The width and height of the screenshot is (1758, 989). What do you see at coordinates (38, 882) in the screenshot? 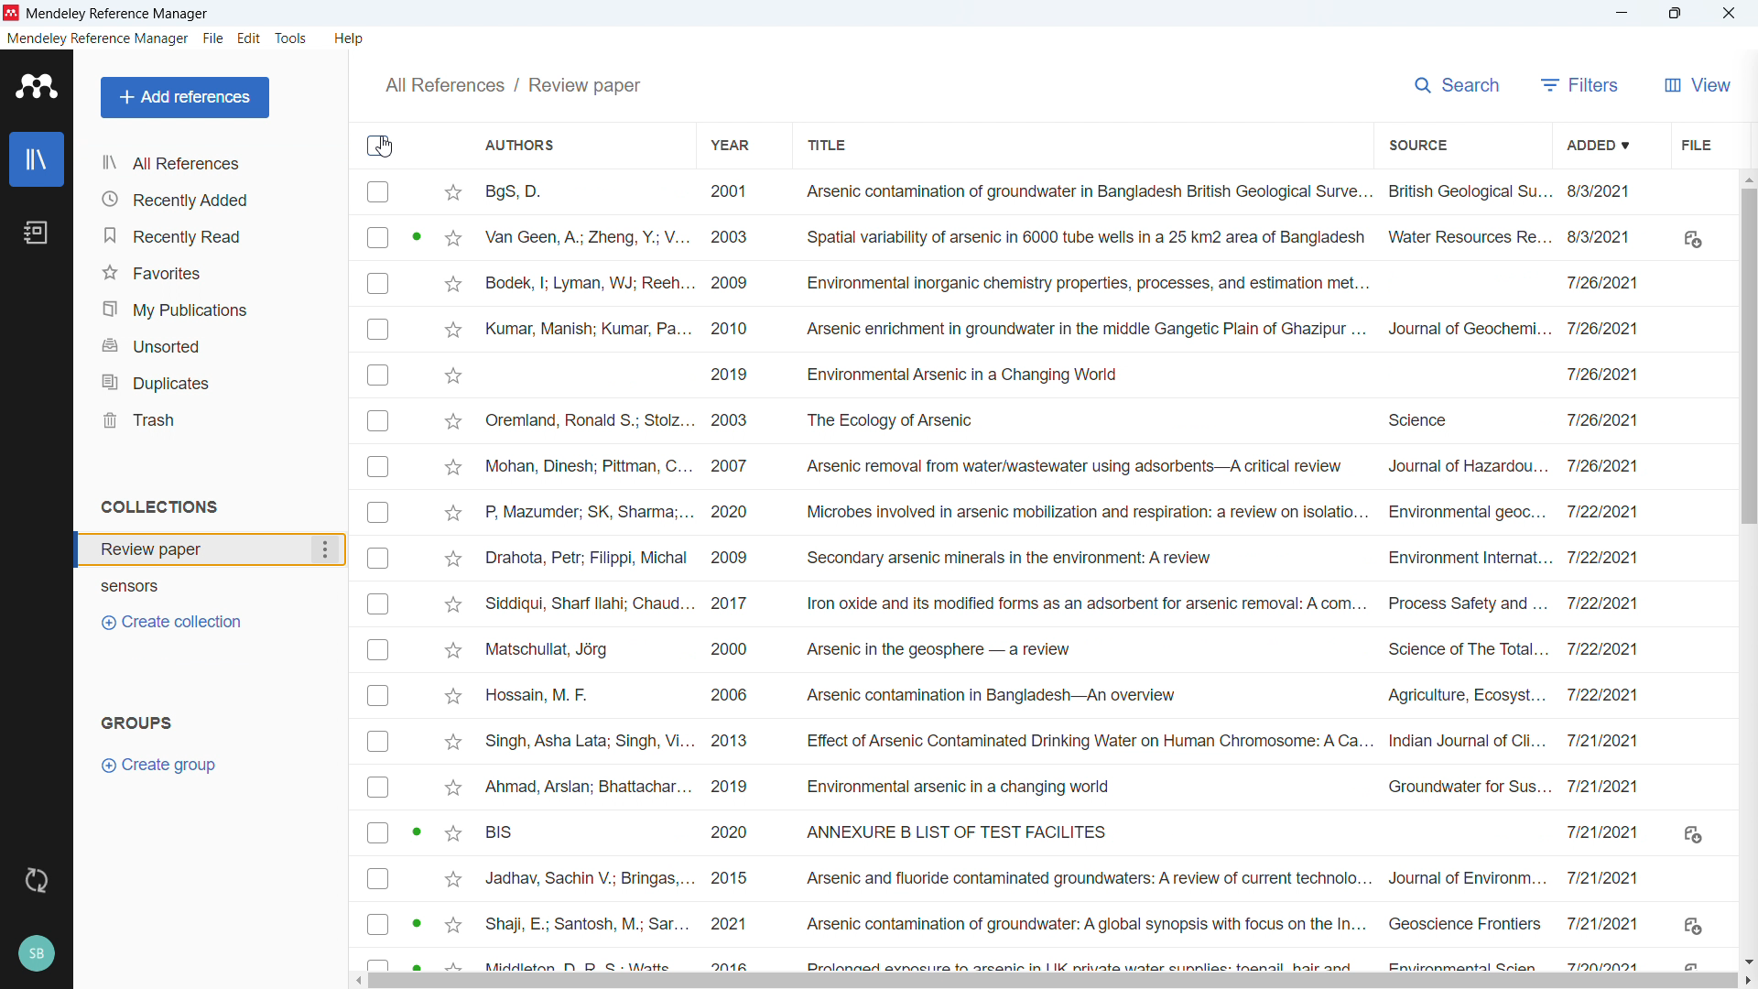
I see `Sync ` at bounding box center [38, 882].